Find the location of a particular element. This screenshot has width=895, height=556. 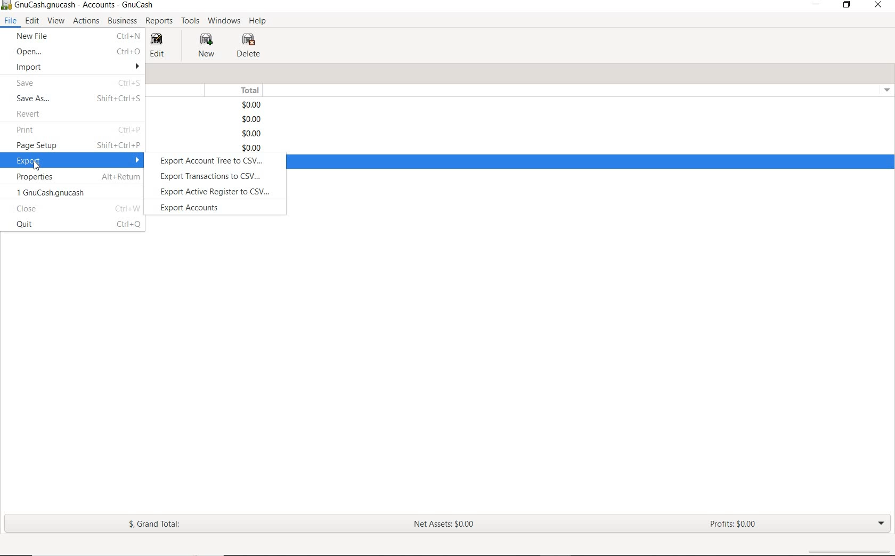

Ctrl+W is located at coordinates (126, 208).